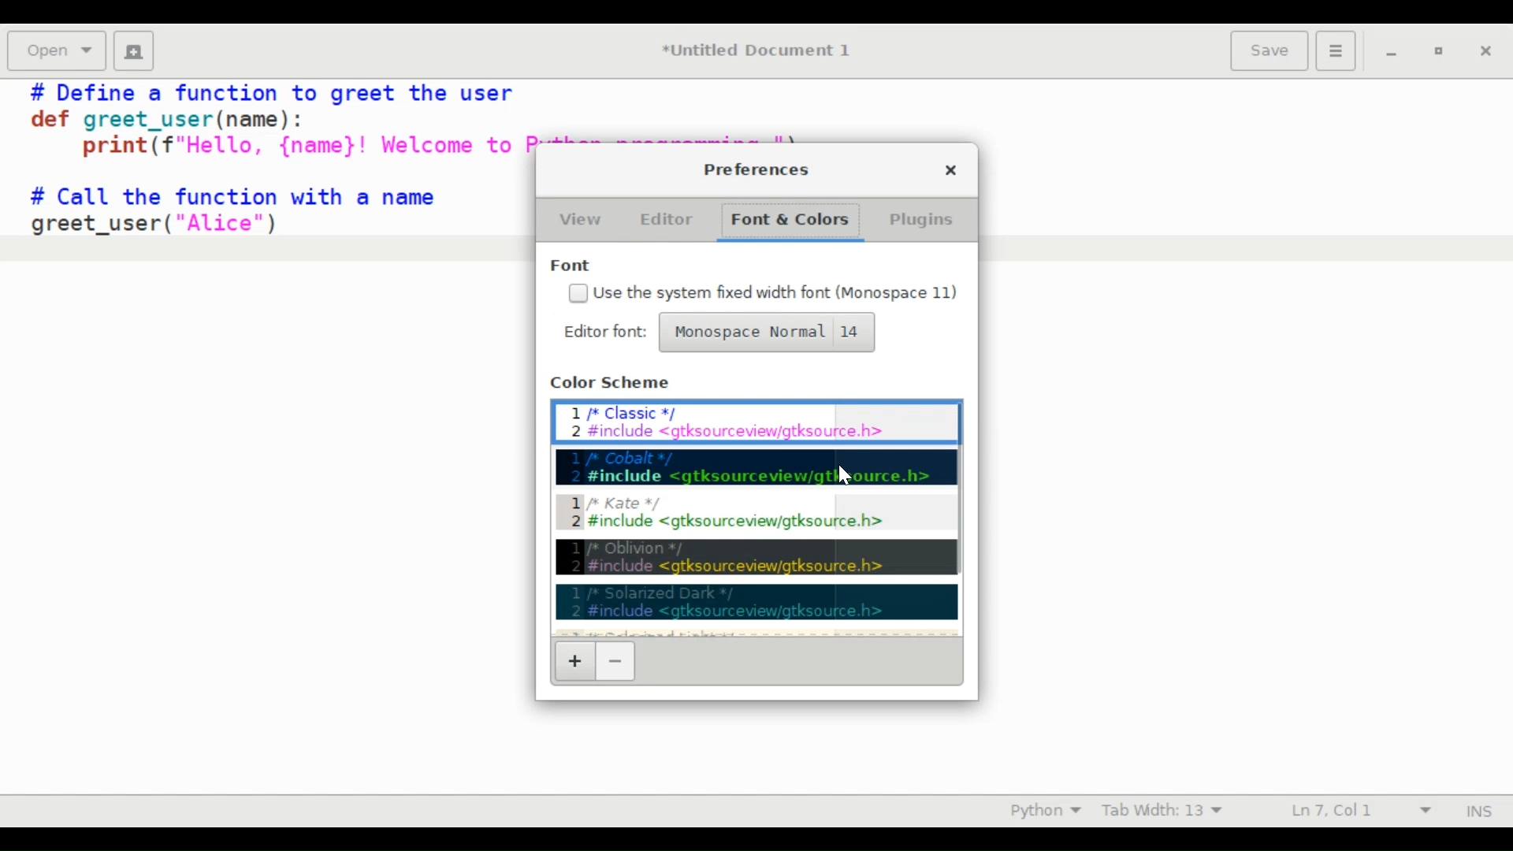 The height and width of the screenshot is (851, 1513). Describe the element at coordinates (264, 179) in the screenshot. I see `Code` at that location.